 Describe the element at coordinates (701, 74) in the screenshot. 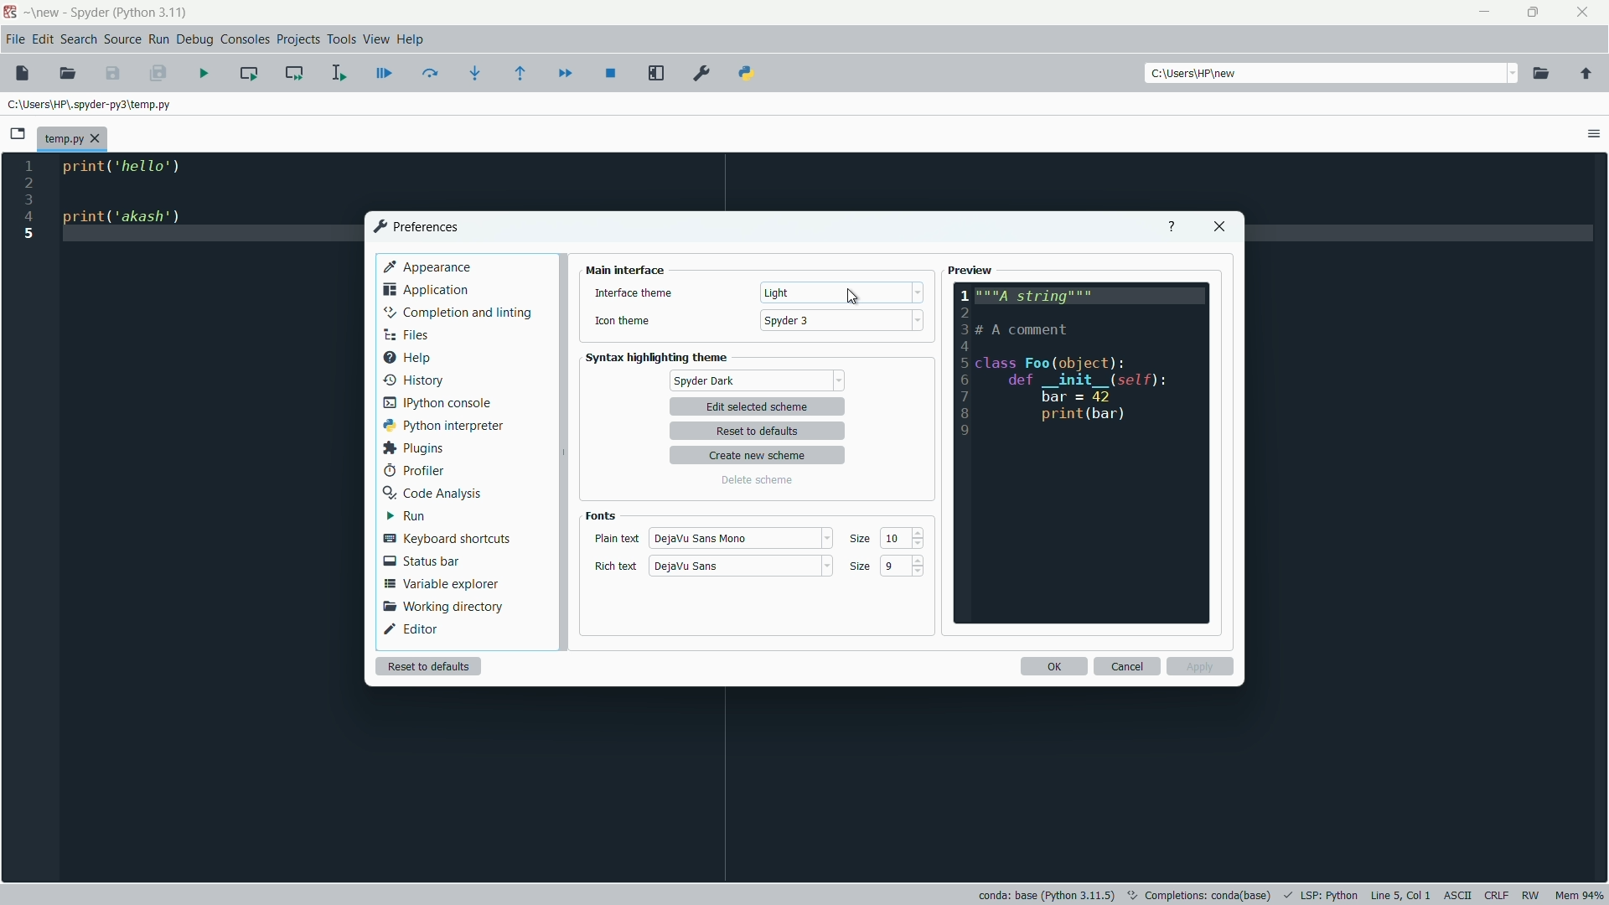

I see `preferences` at that location.